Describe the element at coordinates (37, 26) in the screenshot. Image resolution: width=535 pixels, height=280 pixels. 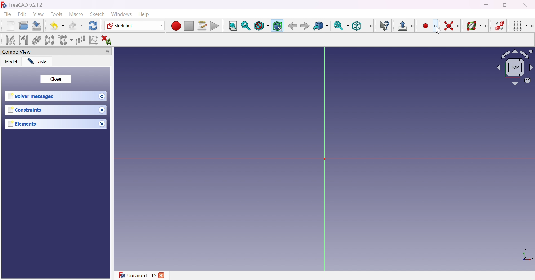
I see `Save` at that location.